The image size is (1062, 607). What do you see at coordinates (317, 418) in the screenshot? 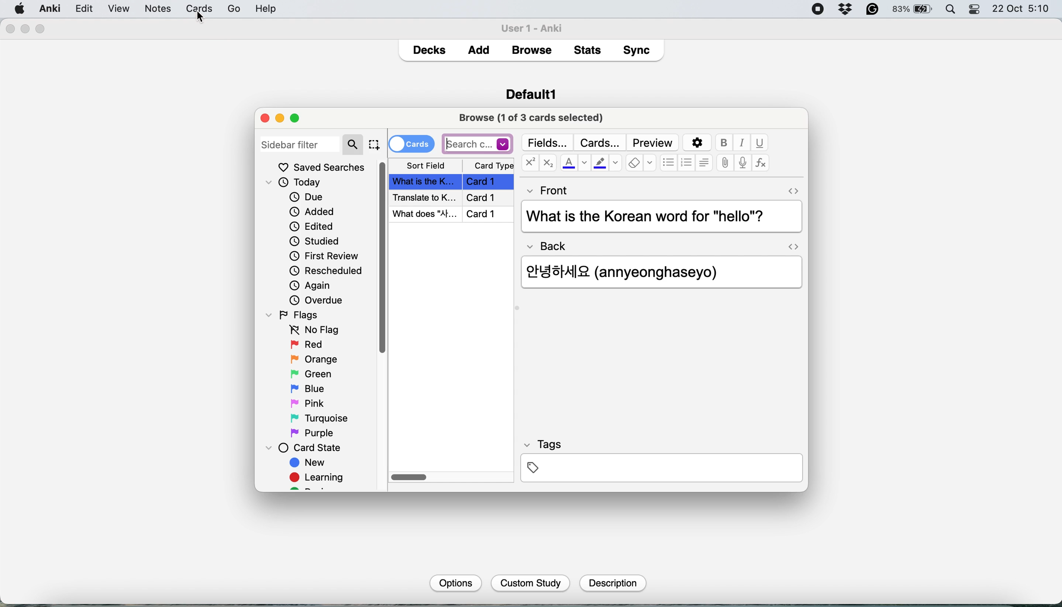
I see `turquiose` at bounding box center [317, 418].